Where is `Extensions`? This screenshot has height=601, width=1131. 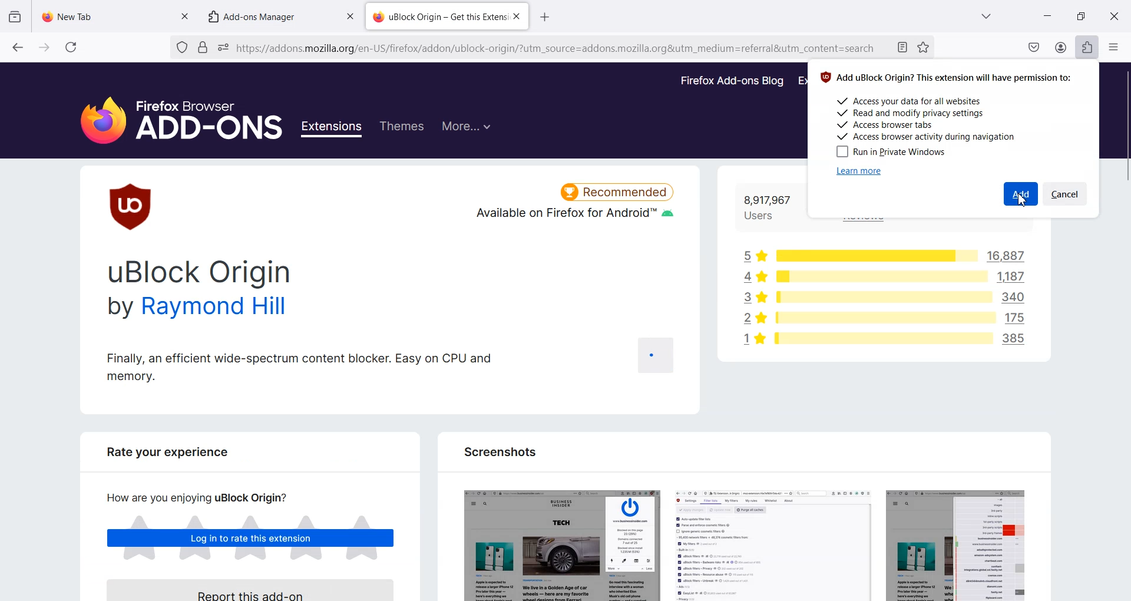 Extensions is located at coordinates (1087, 47).